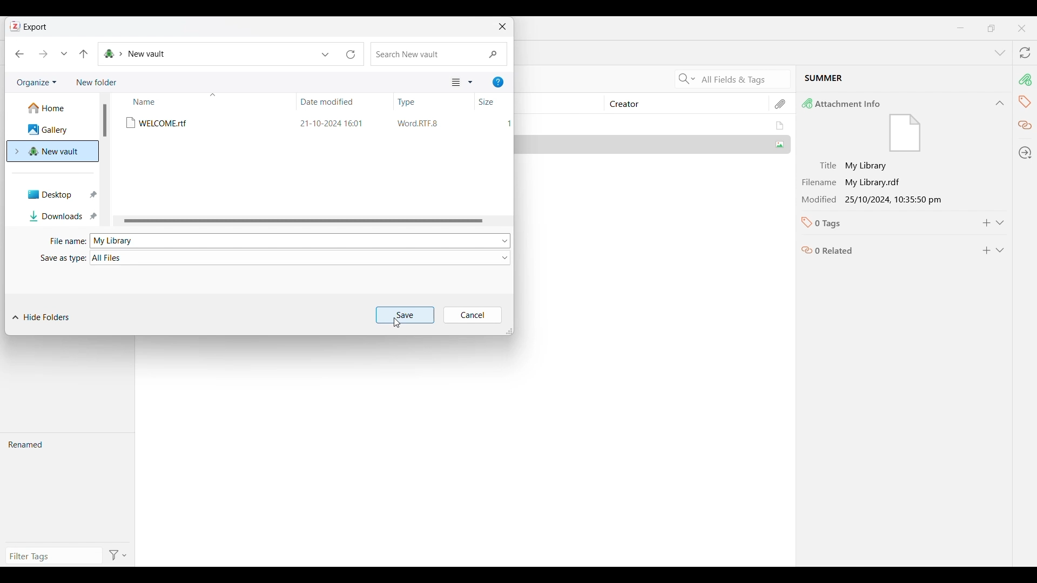  What do you see at coordinates (487, 101) in the screenshot?
I see `Size` at bounding box center [487, 101].